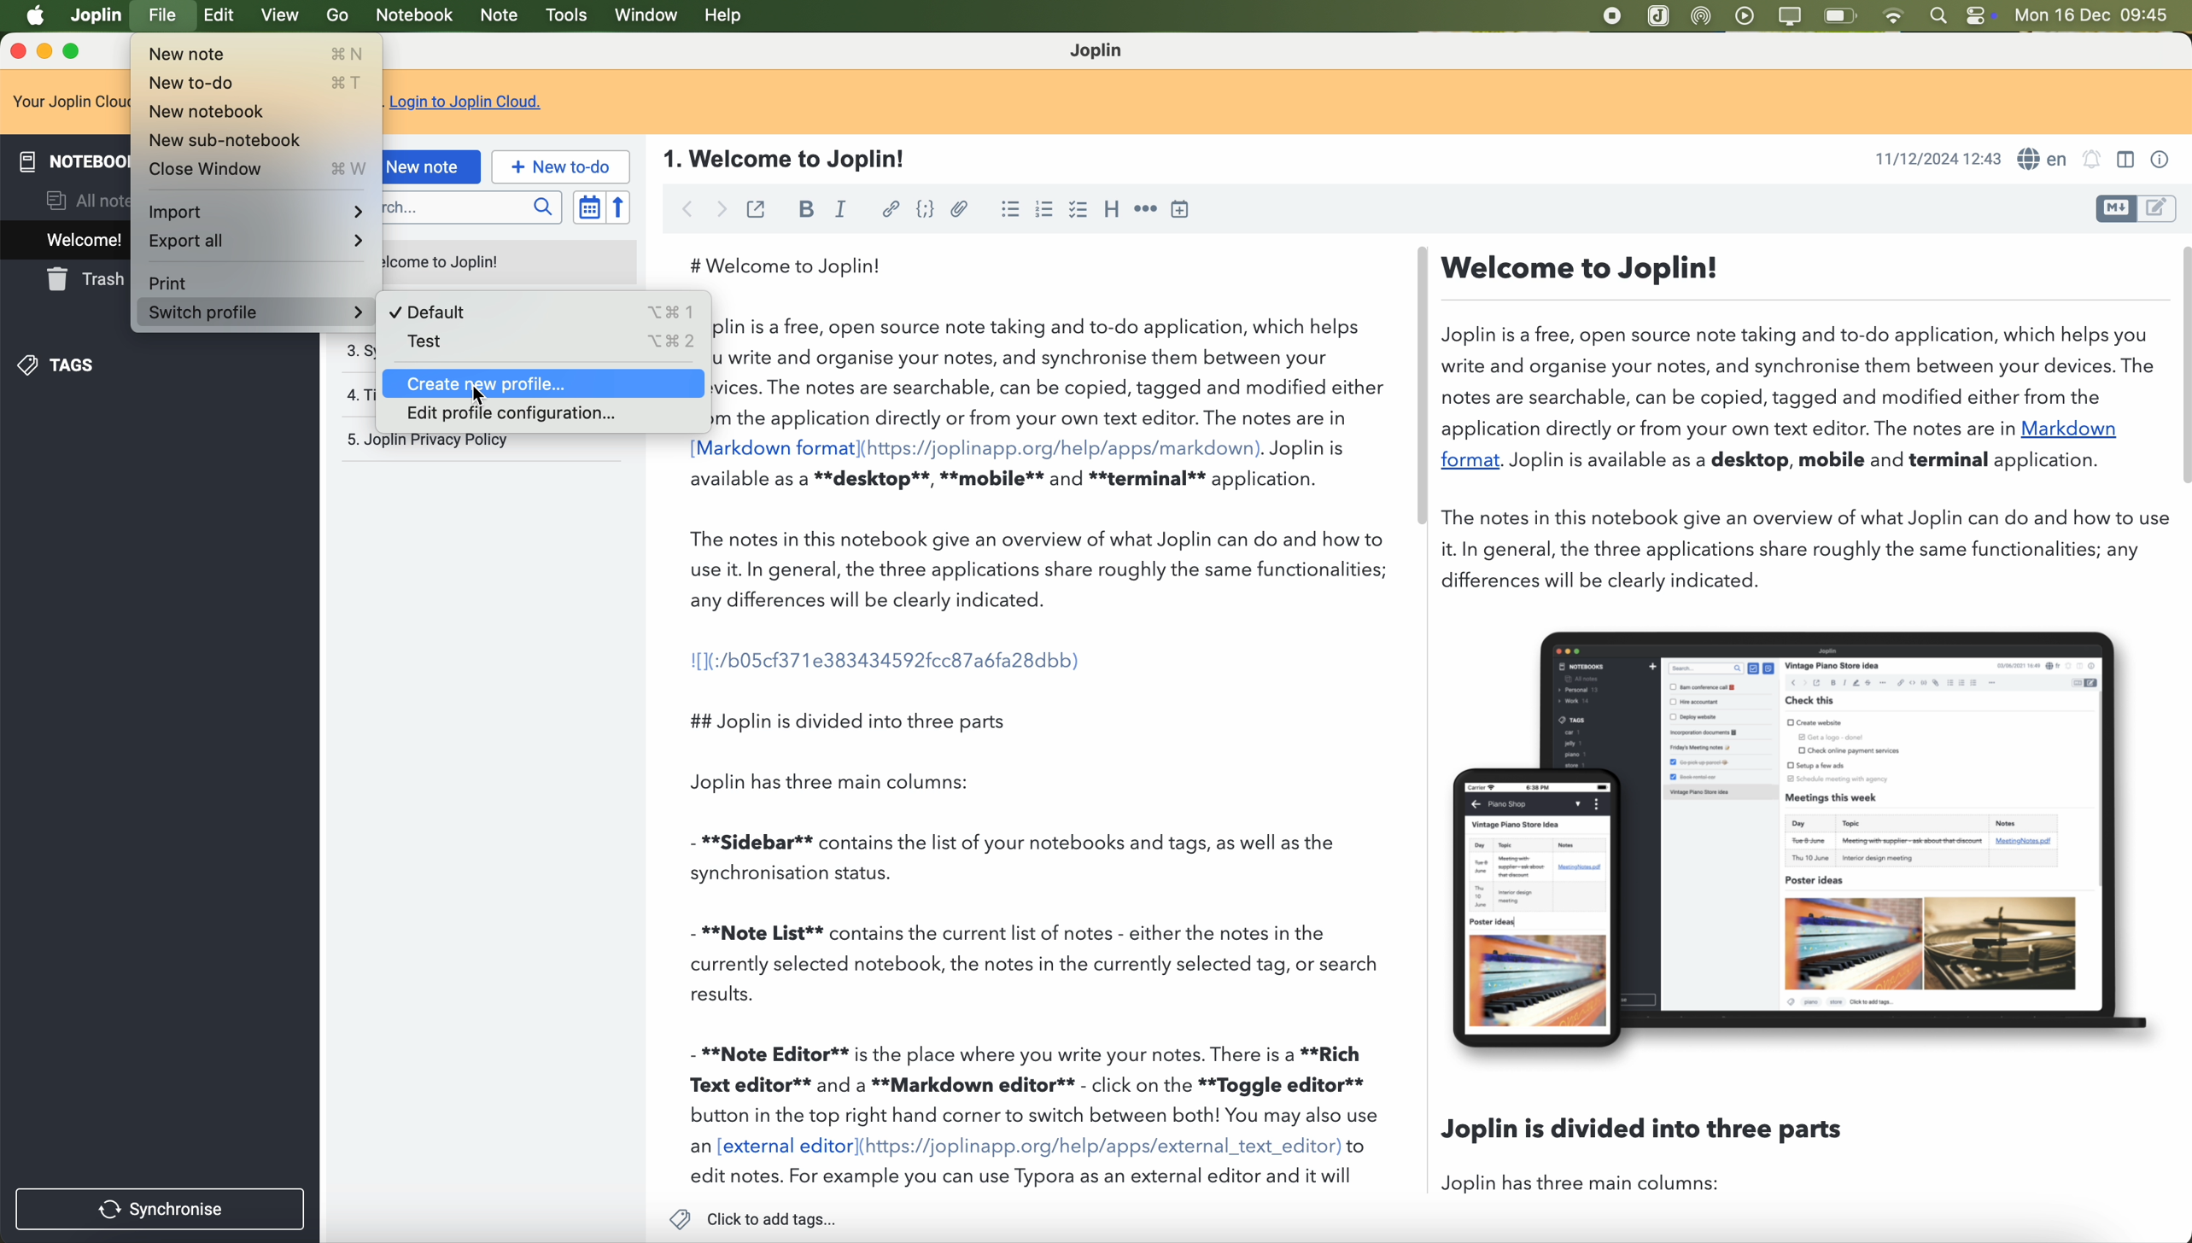 This screenshot has width=2192, height=1243. I want to click on Joplin, so click(1100, 51).